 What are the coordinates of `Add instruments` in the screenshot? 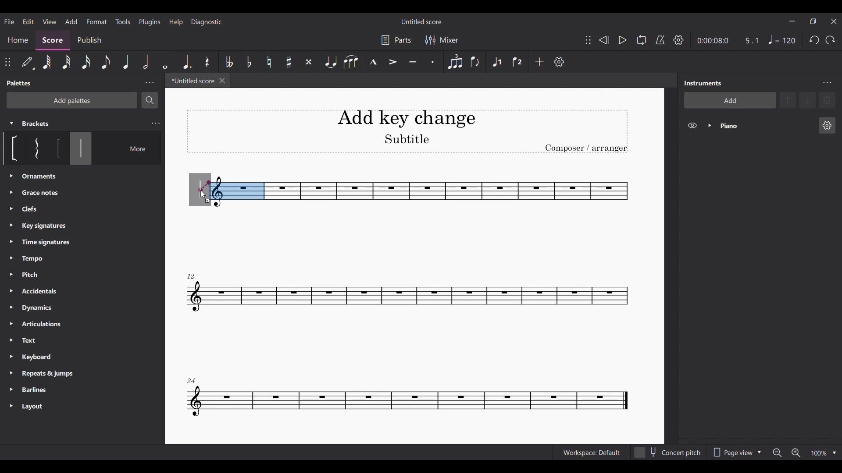 It's located at (730, 100).